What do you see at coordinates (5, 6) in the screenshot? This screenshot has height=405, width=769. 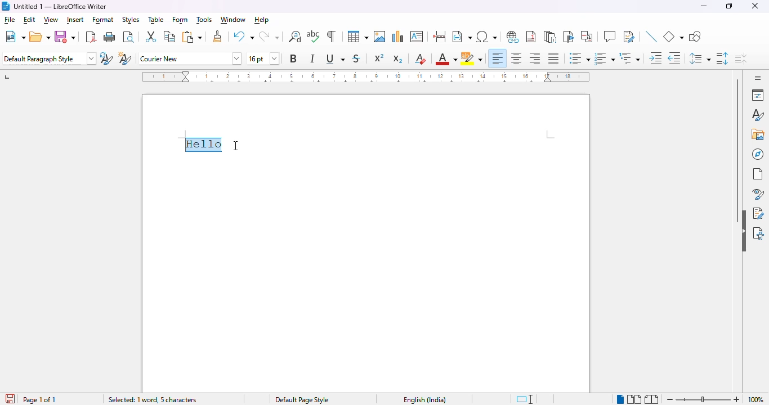 I see `Logo` at bounding box center [5, 6].